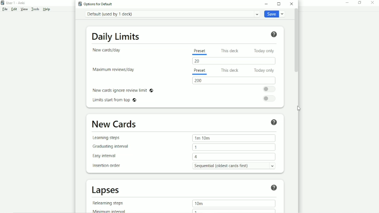  I want to click on Daily Limits, so click(116, 36).